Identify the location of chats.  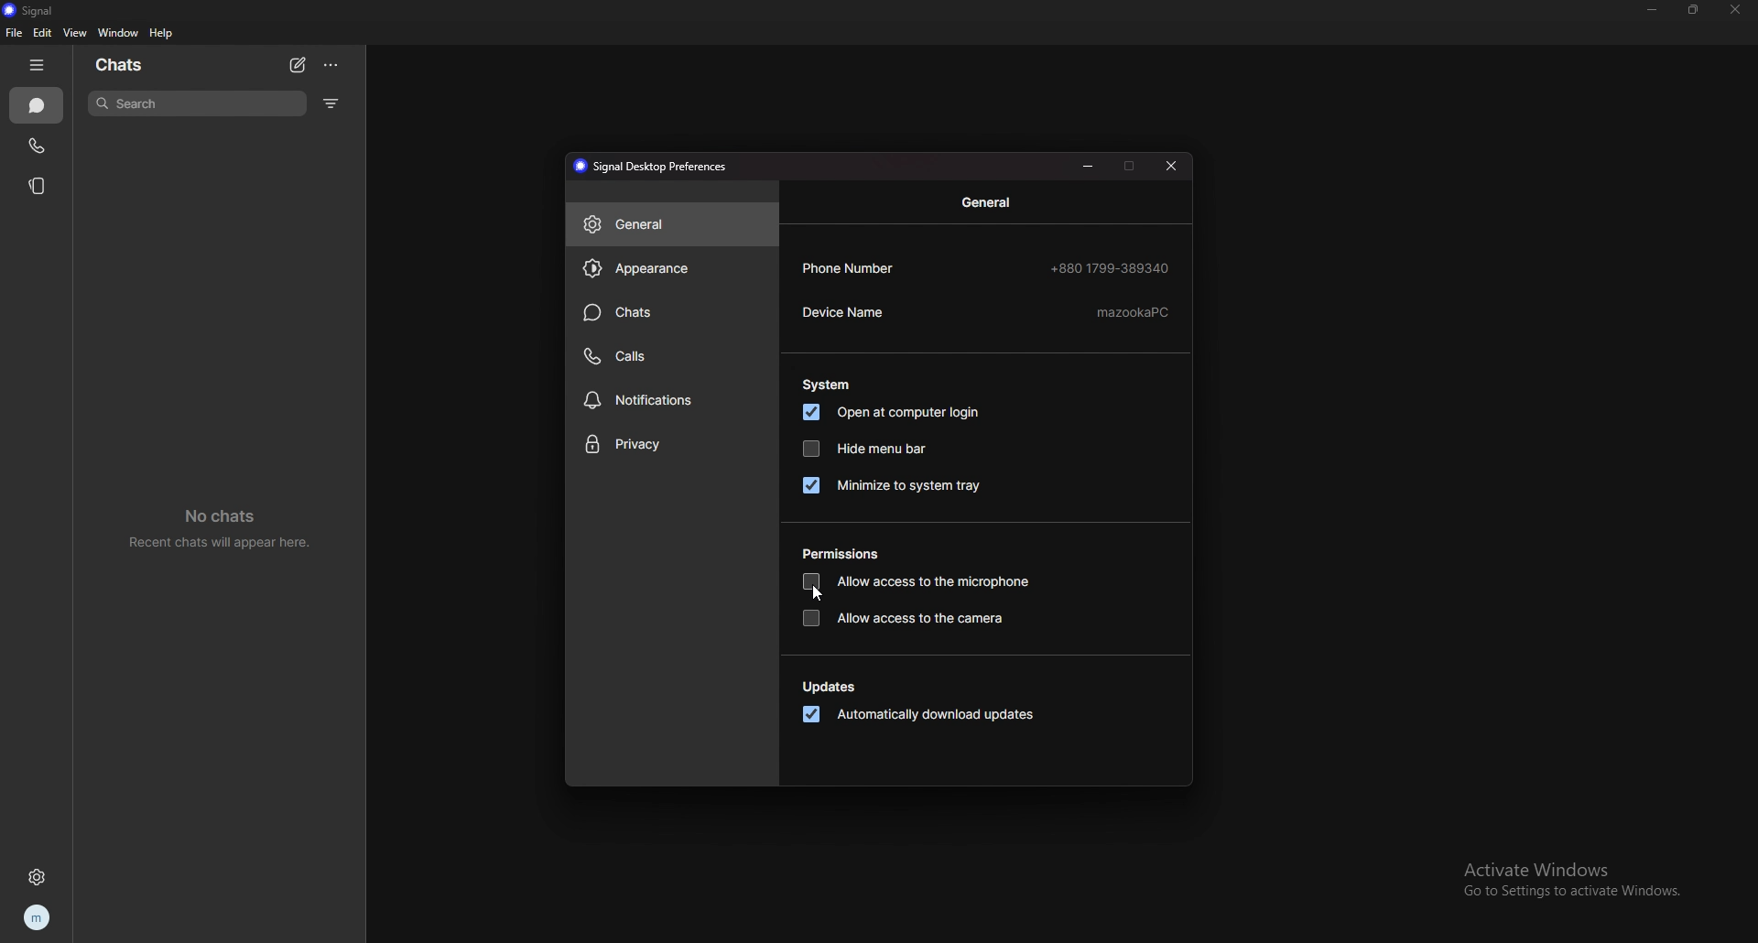
(38, 106).